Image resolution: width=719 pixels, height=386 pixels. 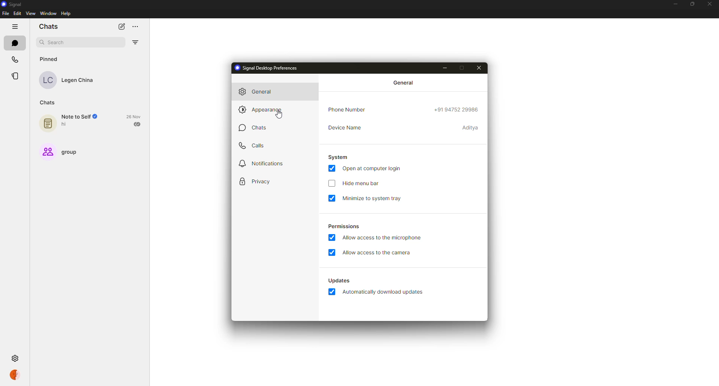 What do you see at coordinates (364, 183) in the screenshot?
I see `hide menu bar` at bounding box center [364, 183].